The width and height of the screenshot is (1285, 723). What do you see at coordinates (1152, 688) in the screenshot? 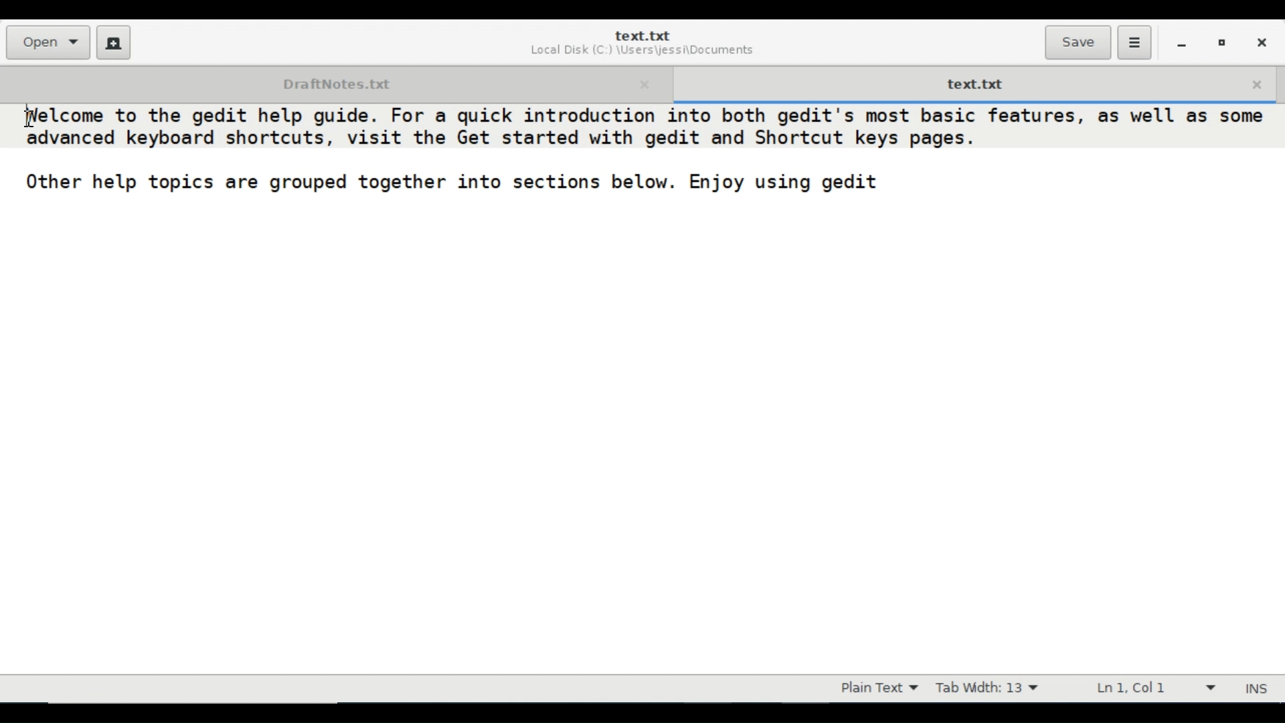
I see `Line & Column` at bounding box center [1152, 688].